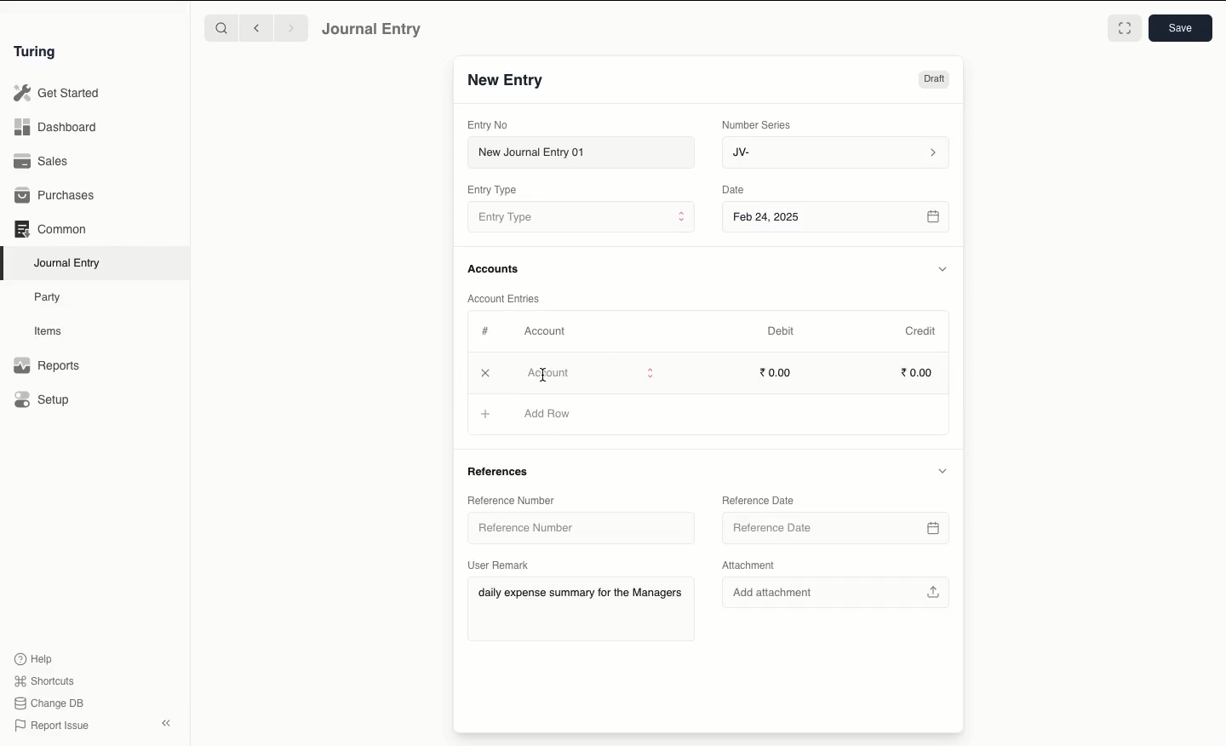  Describe the element at coordinates (838, 524) in the screenshot. I see `Reference Date` at that location.